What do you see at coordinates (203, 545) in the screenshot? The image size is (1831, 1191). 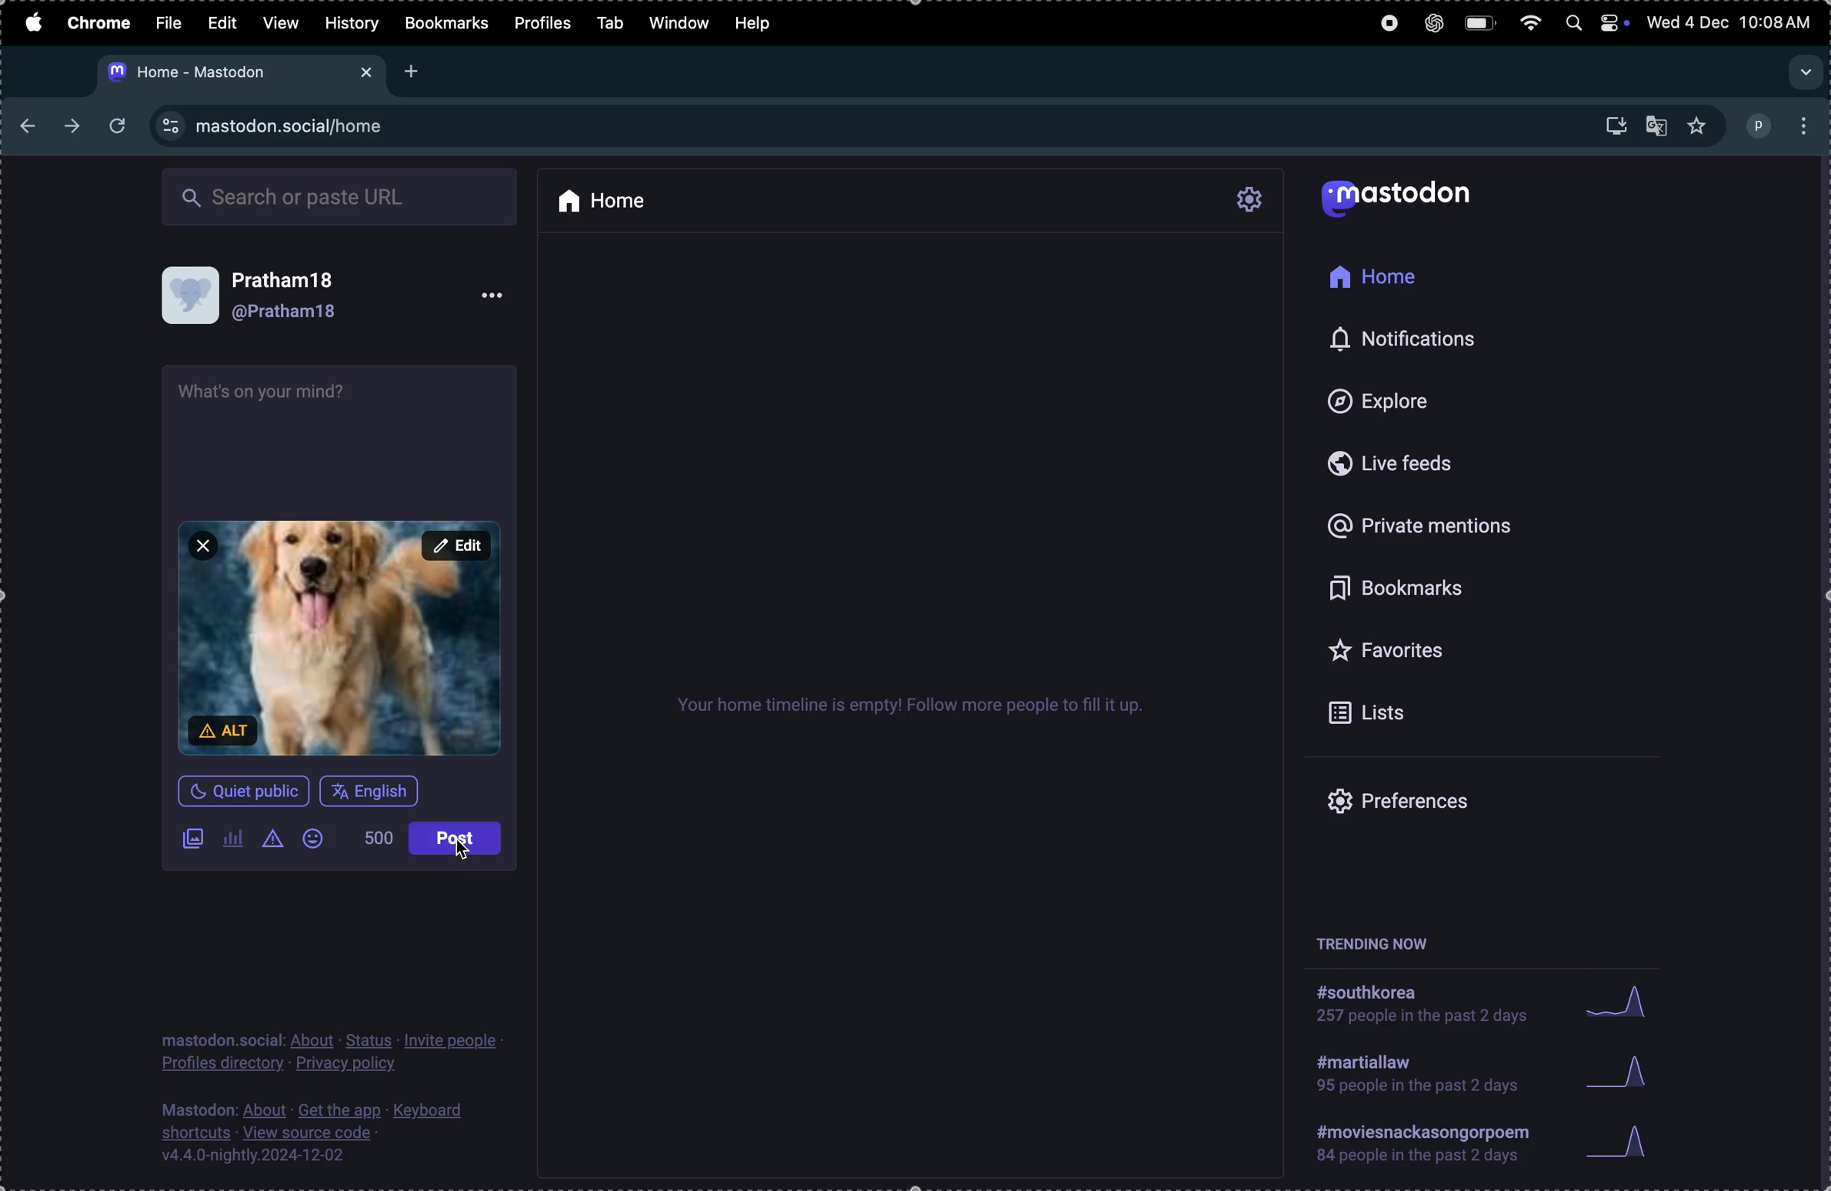 I see `close` at bounding box center [203, 545].